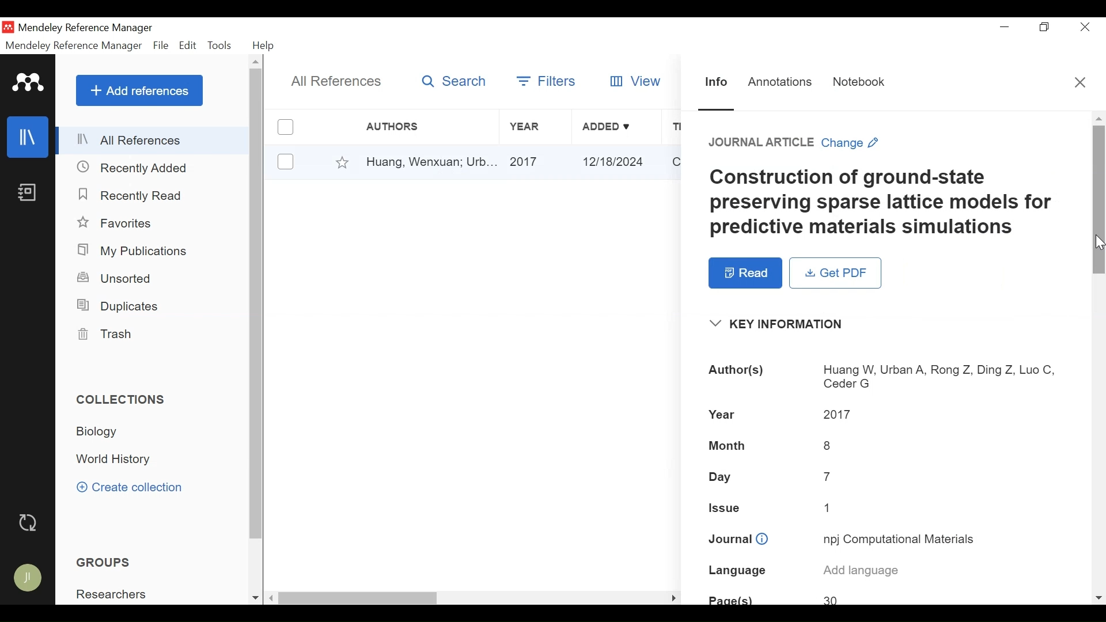 The height and width of the screenshot is (622, 1106). What do you see at coordinates (139, 90) in the screenshot?
I see `Add References` at bounding box center [139, 90].